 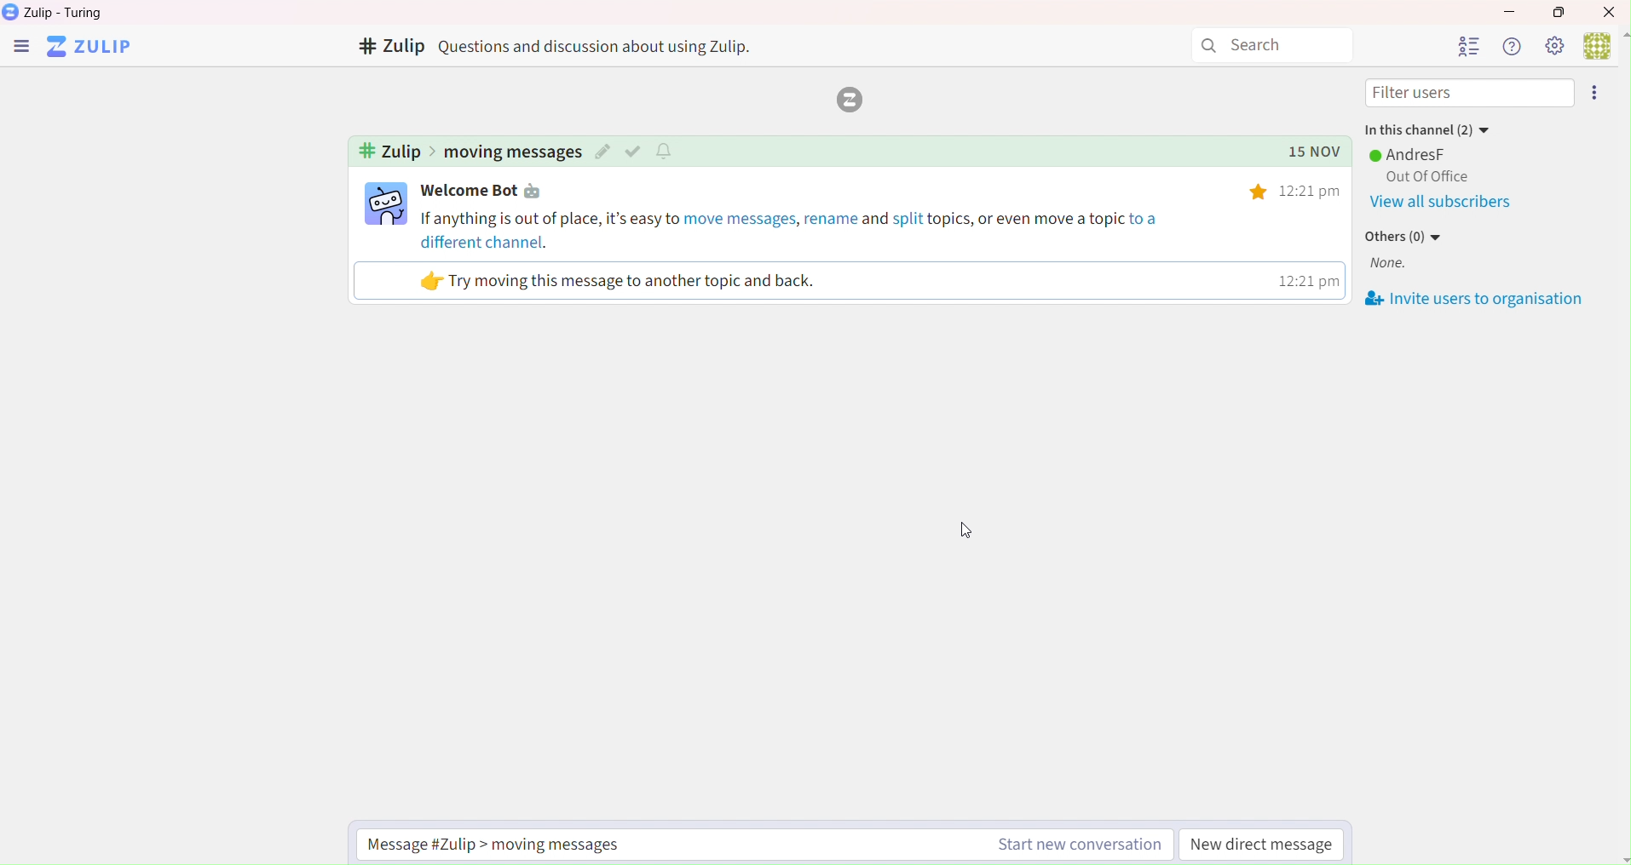 What do you see at coordinates (387, 203) in the screenshot?
I see `user profile` at bounding box center [387, 203].